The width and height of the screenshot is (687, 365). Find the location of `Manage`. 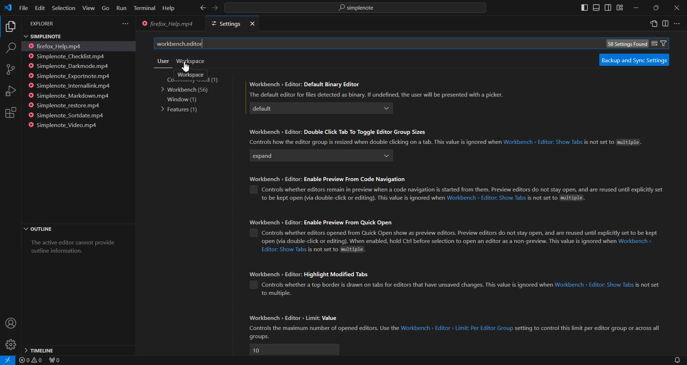

Manage is located at coordinates (11, 345).